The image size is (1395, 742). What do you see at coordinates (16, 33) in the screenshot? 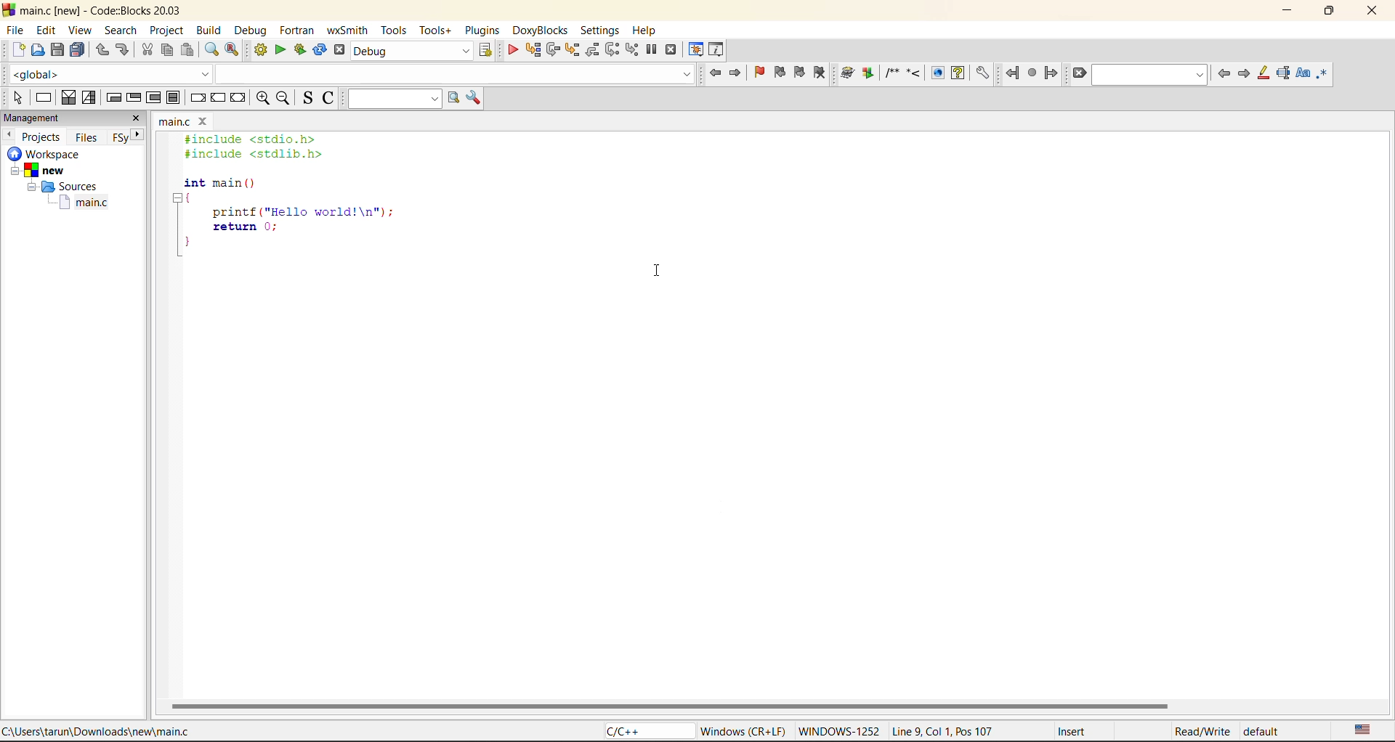
I see `file` at bounding box center [16, 33].